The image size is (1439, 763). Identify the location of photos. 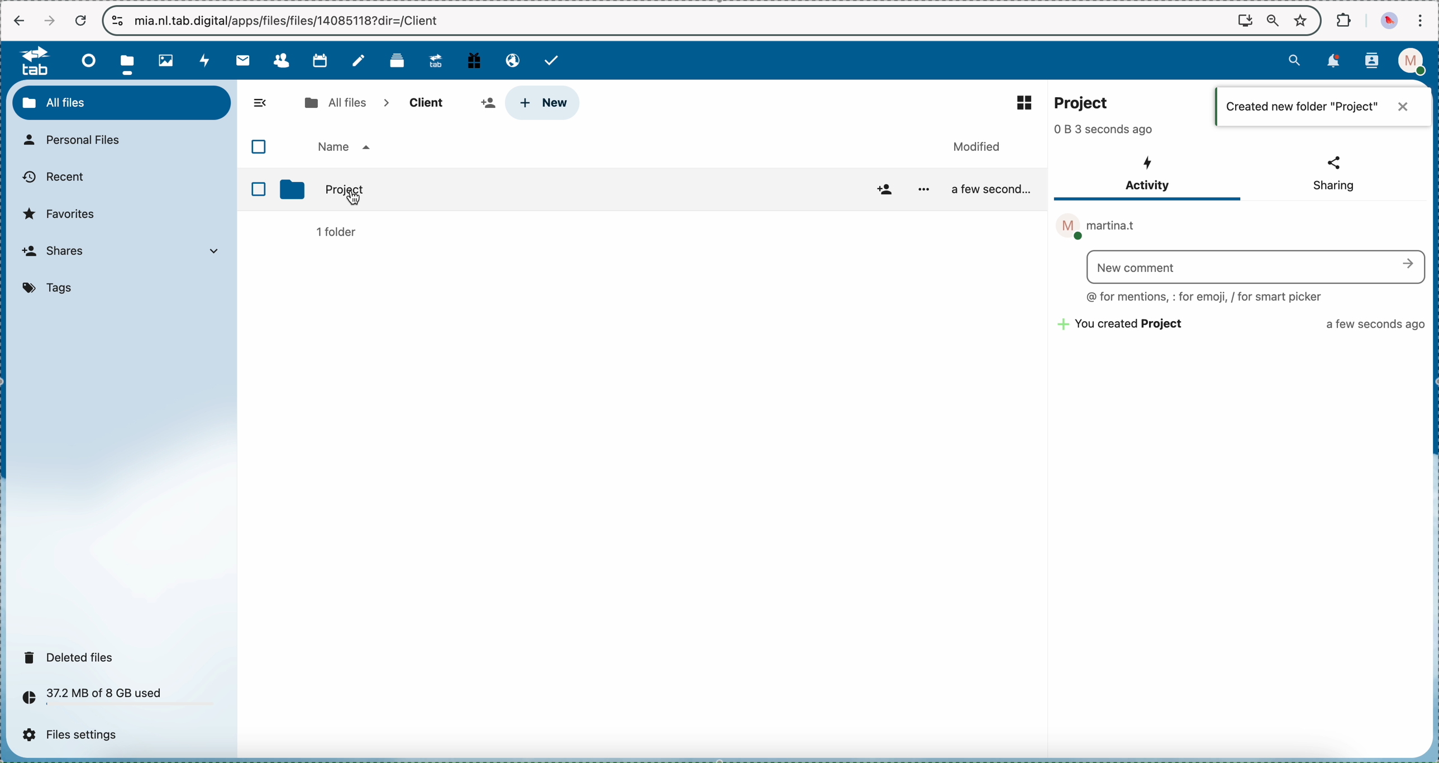
(169, 61).